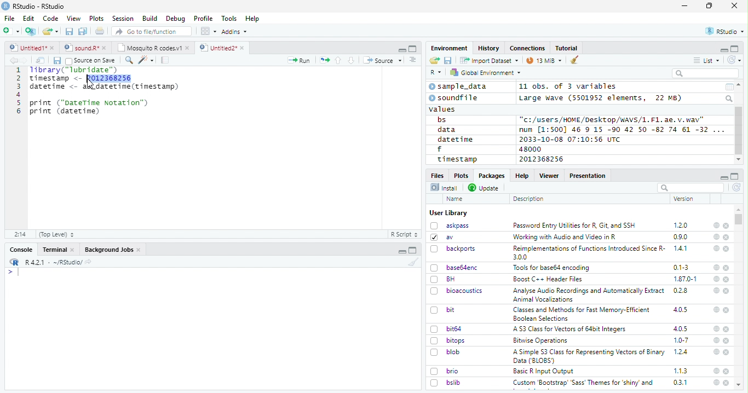 The image size is (748, 393). What do you see at coordinates (707, 61) in the screenshot?
I see `List` at bounding box center [707, 61].